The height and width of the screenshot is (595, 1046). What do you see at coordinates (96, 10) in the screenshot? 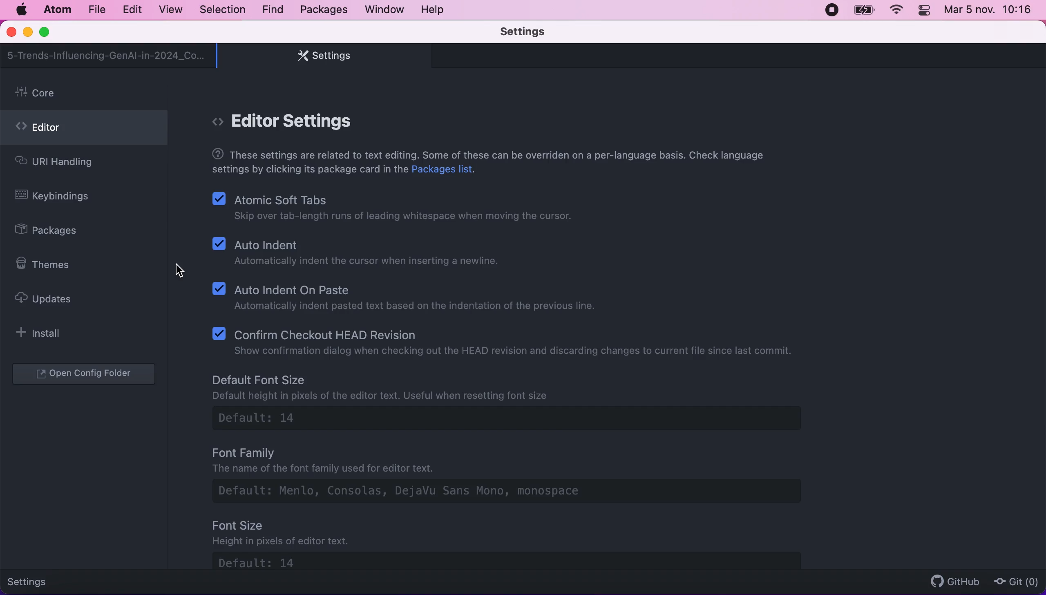
I see `file` at bounding box center [96, 10].